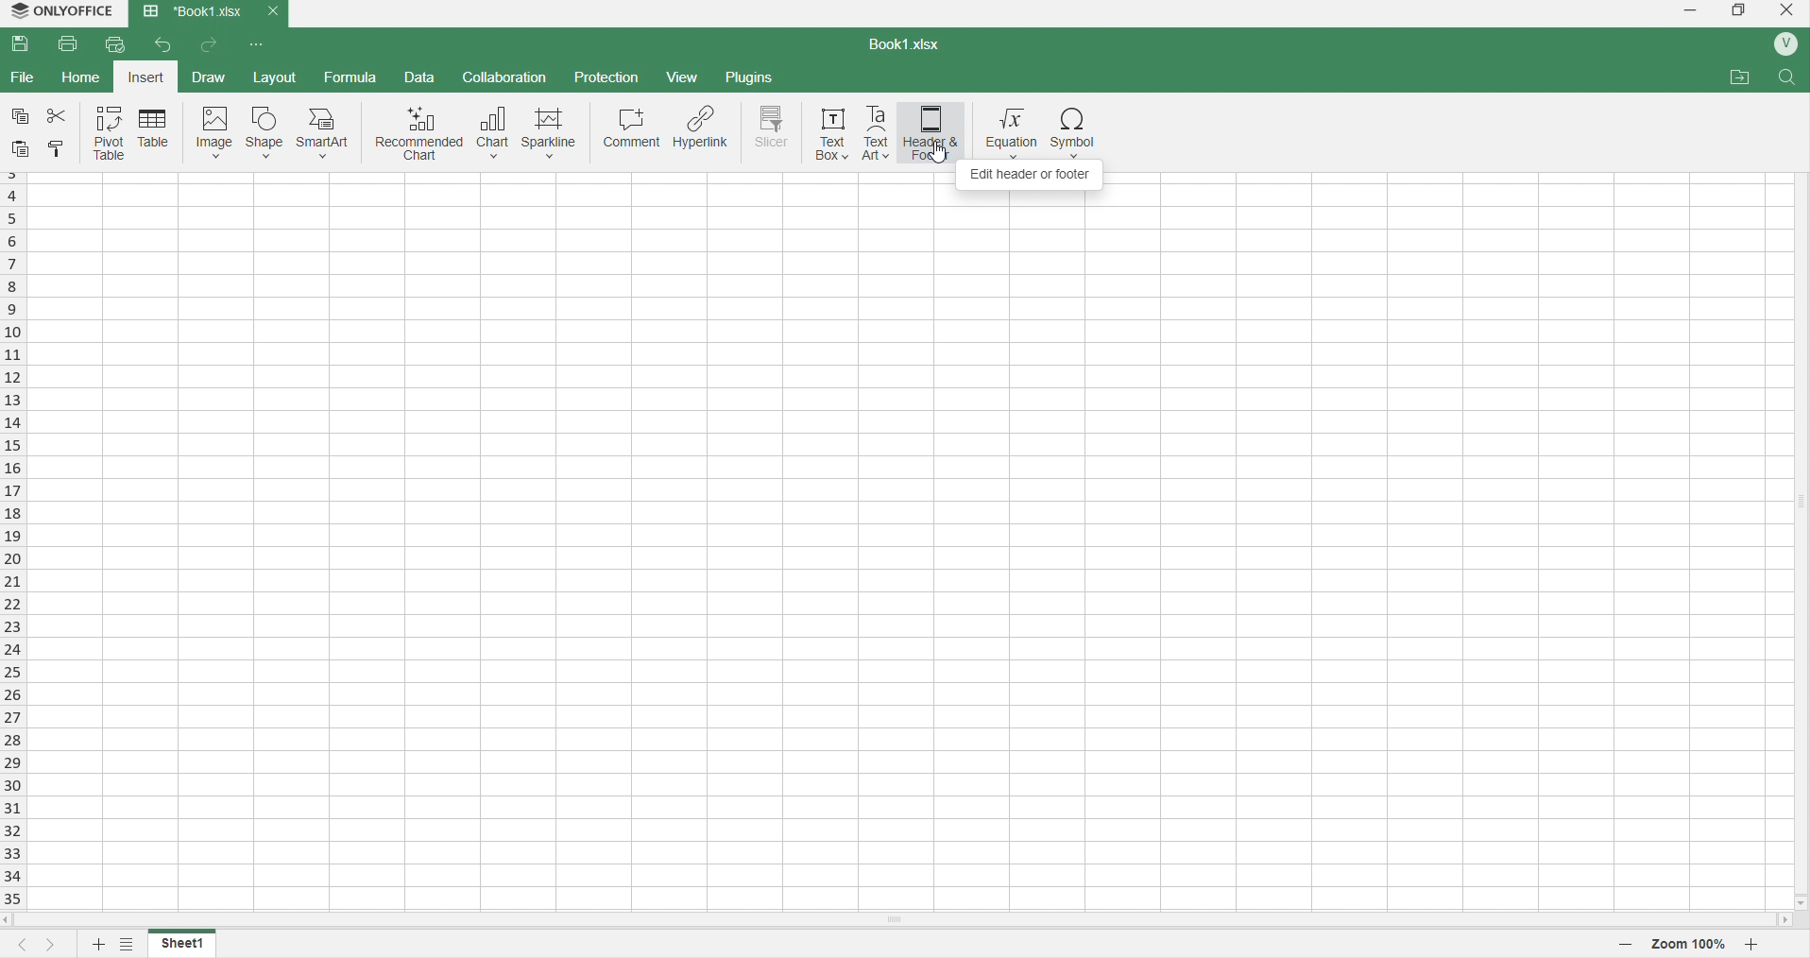 This screenshot has height=958, width=1810. I want to click on windows, so click(1737, 13).